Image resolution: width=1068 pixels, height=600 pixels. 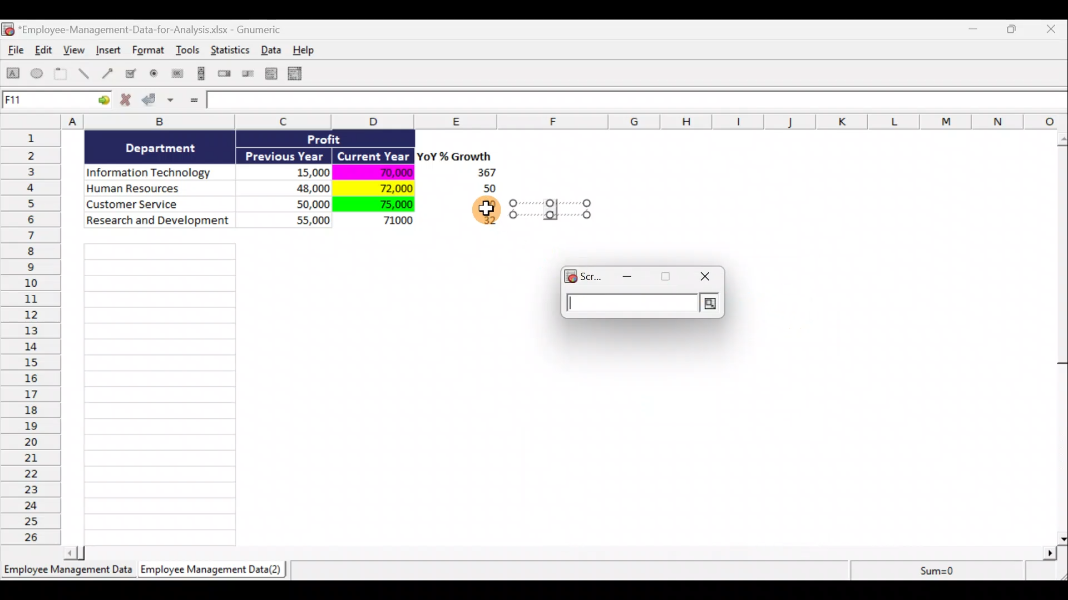 I want to click on Create a scrollbar, so click(x=200, y=76).